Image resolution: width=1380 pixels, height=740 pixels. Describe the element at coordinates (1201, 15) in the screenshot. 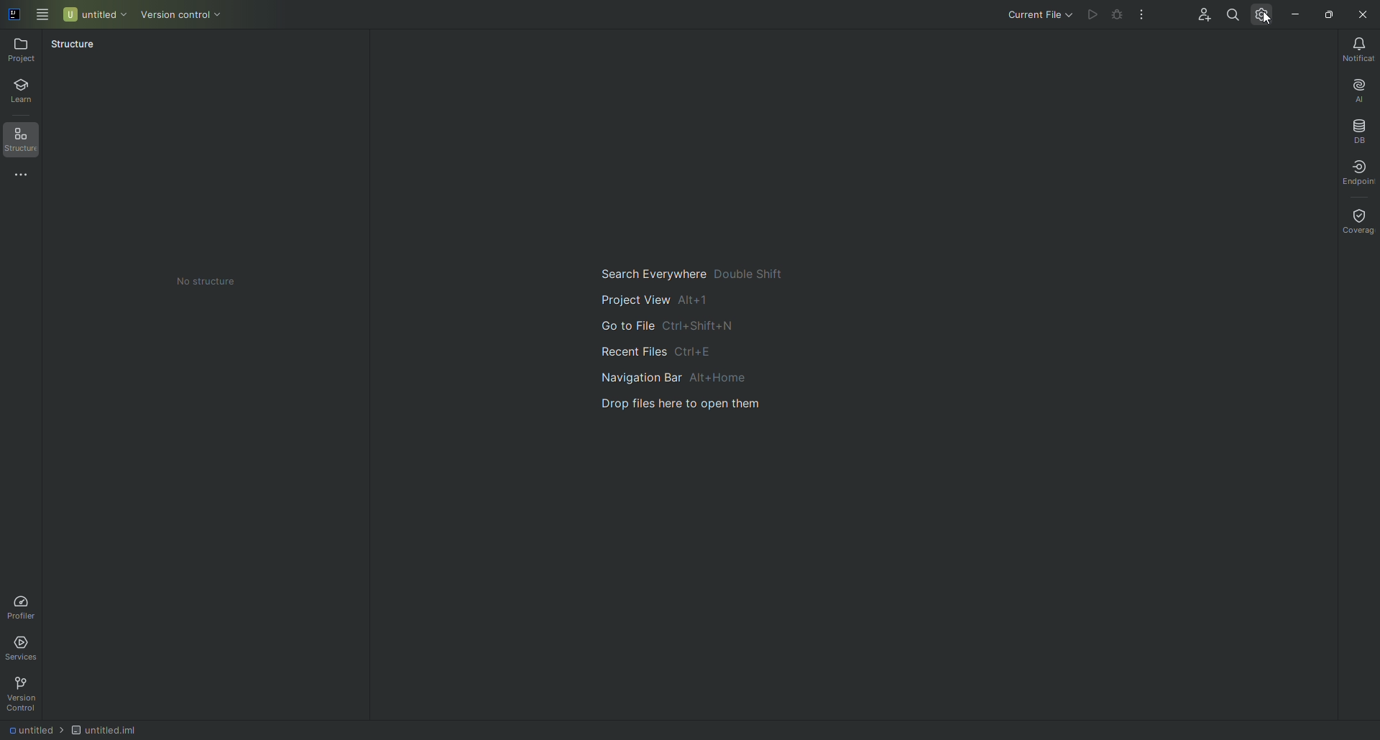

I see `Code With Me` at that location.